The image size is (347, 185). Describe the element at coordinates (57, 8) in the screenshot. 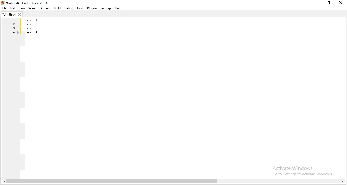

I see `Build ` at that location.